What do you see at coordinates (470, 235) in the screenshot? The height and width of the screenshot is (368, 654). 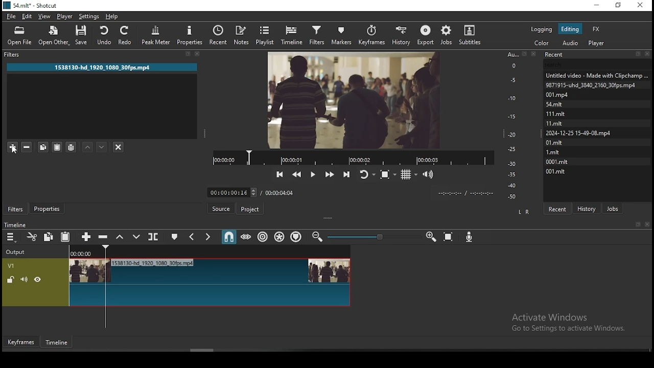 I see `record audio` at bounding box center [470, 235].